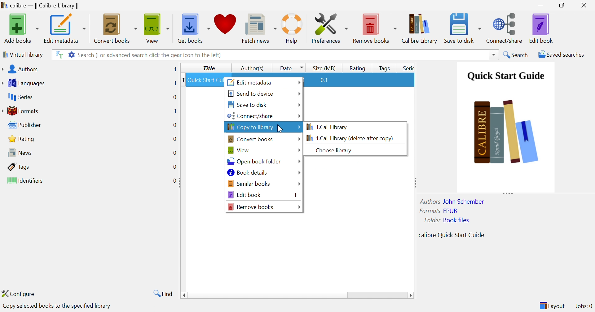 The width and height of the screenshot is (595, 312). I want to click on Edit metadata, so click(250, 82).